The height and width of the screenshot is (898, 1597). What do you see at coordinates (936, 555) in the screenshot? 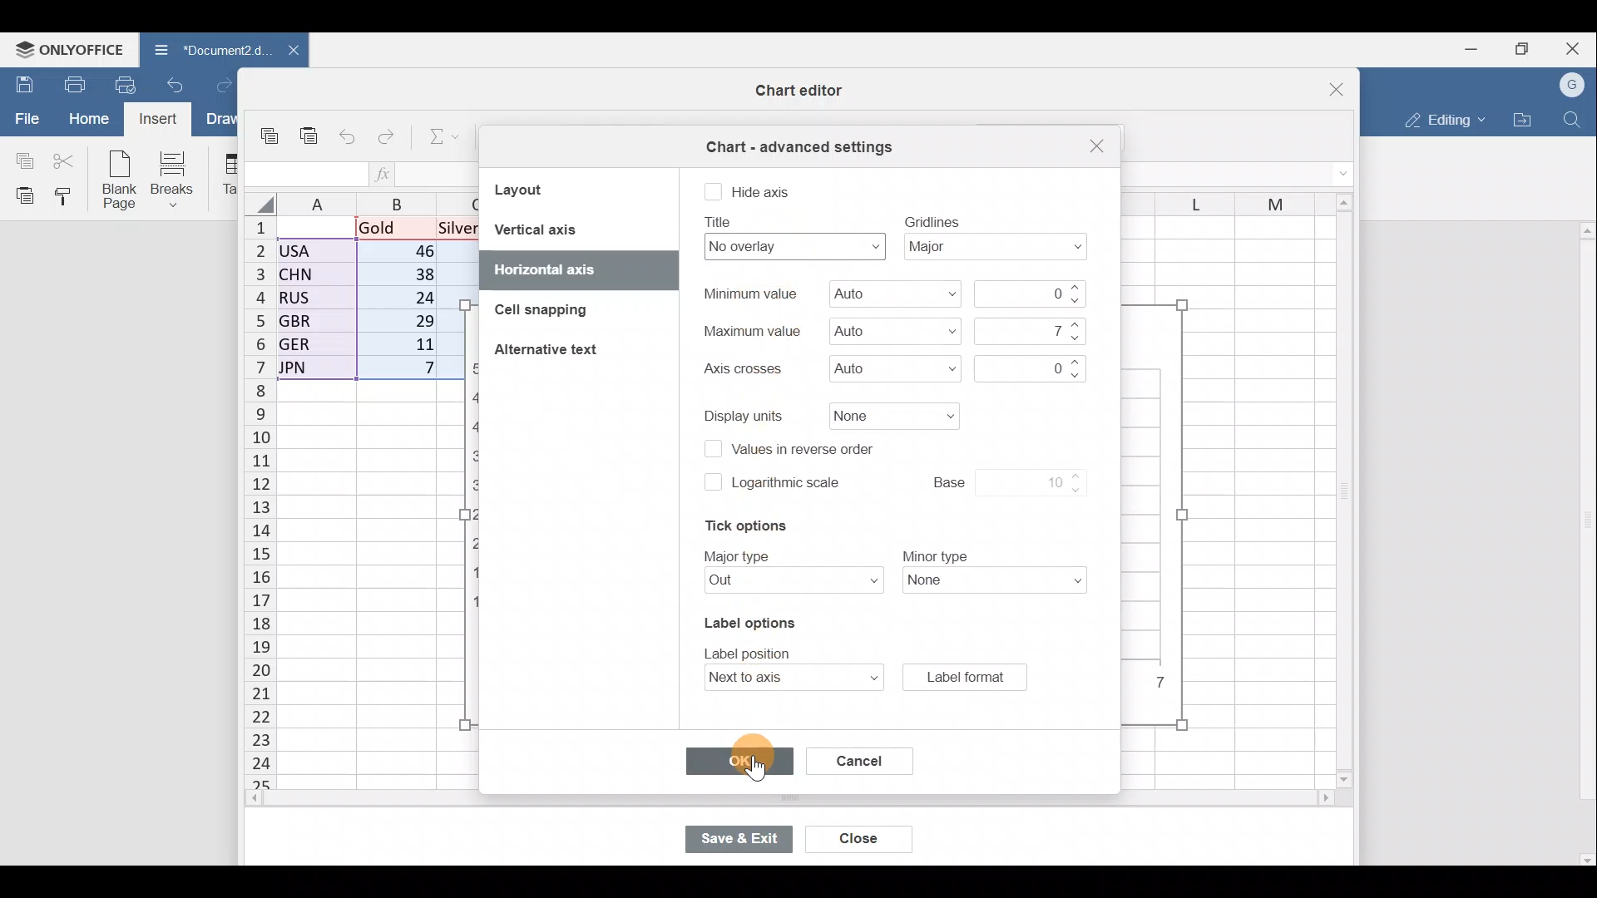
I see `text` at bounding box center [936, 555].